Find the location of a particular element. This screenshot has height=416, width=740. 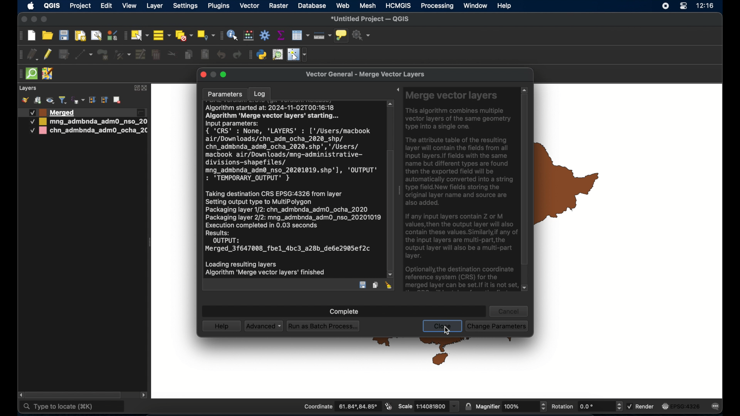

undo is located at coordinates (222, 55).